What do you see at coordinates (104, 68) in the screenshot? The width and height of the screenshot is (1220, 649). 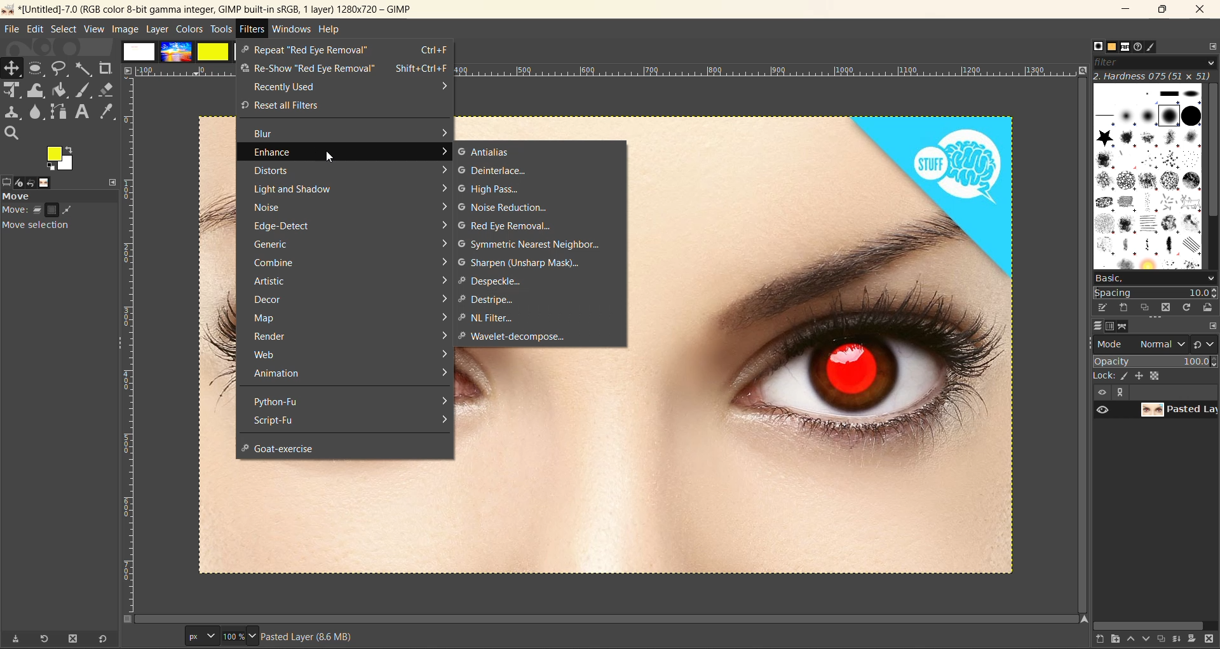 I see `crope` at bounding box center [104, 68].